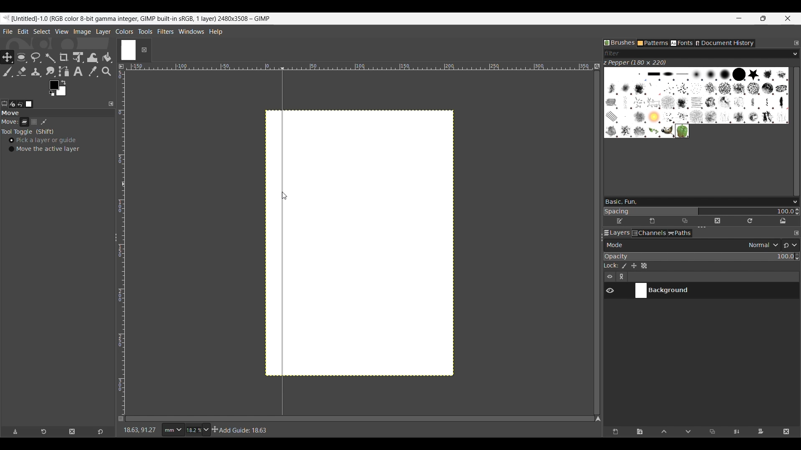  Describe the element at coordinates (92, 57) in the screenshot. I see `Wrap transform` at that location.